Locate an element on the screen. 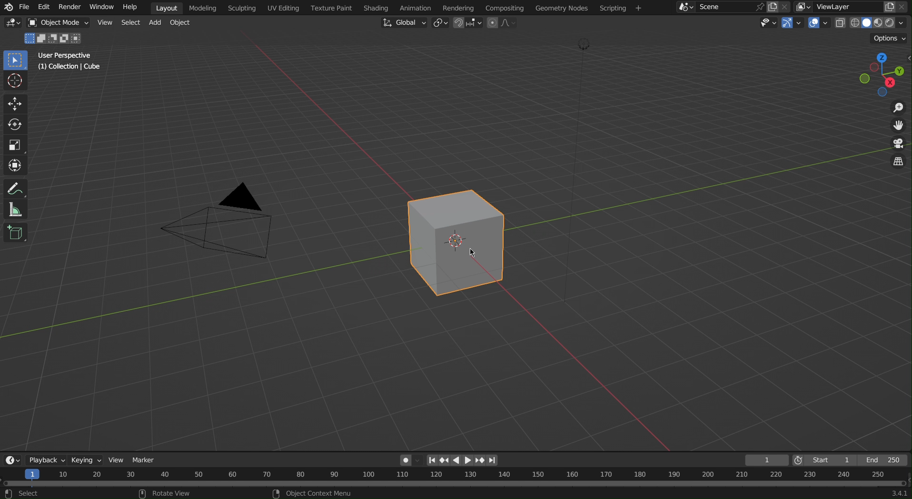  select is located at coordinates (29, 493).